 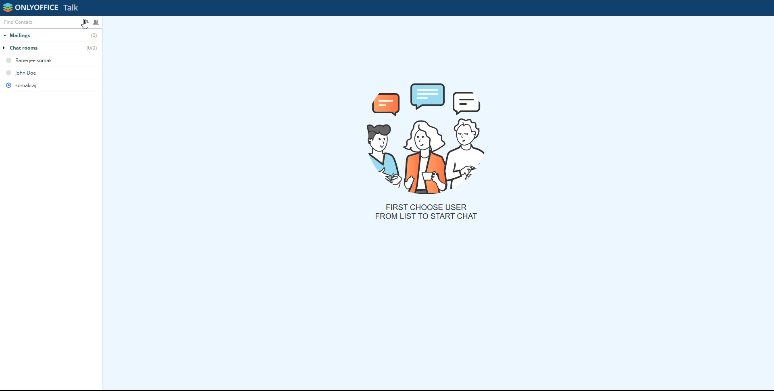 I want to click on find contact, so click(x=40, y=22).